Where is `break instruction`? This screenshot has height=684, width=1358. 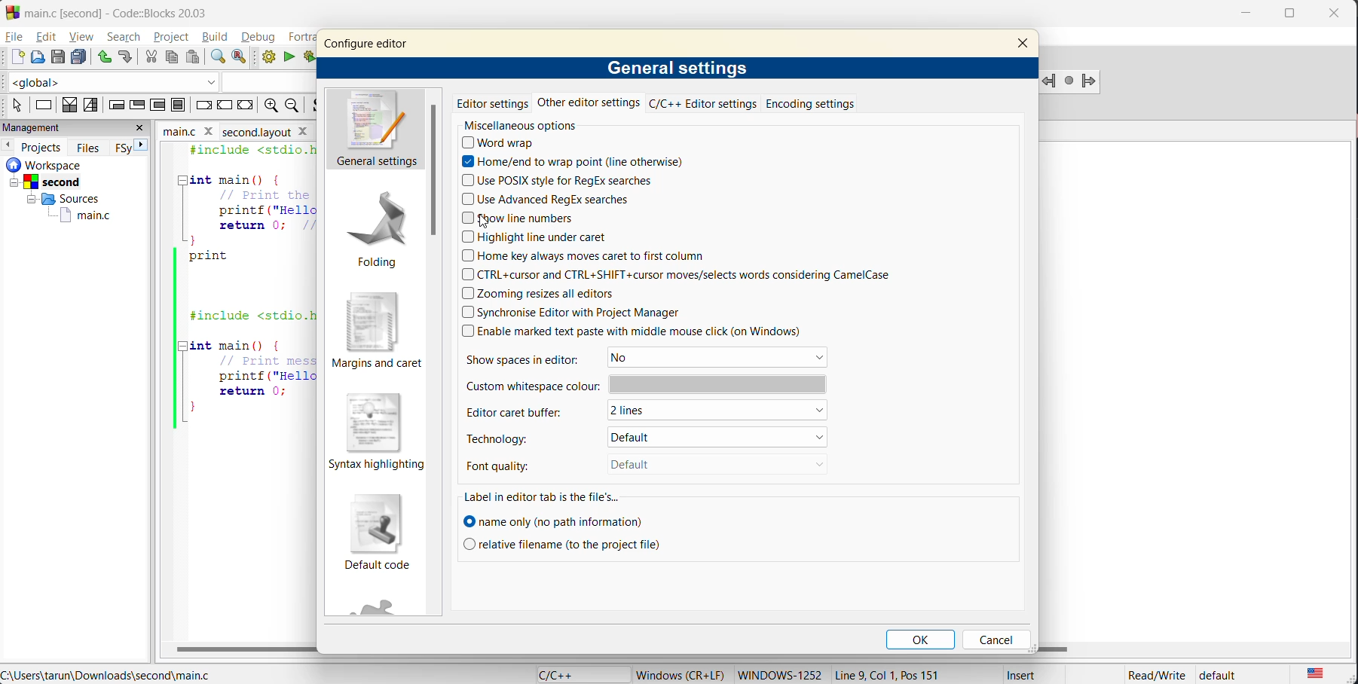 break instruction is located at coordinates (202, 105).